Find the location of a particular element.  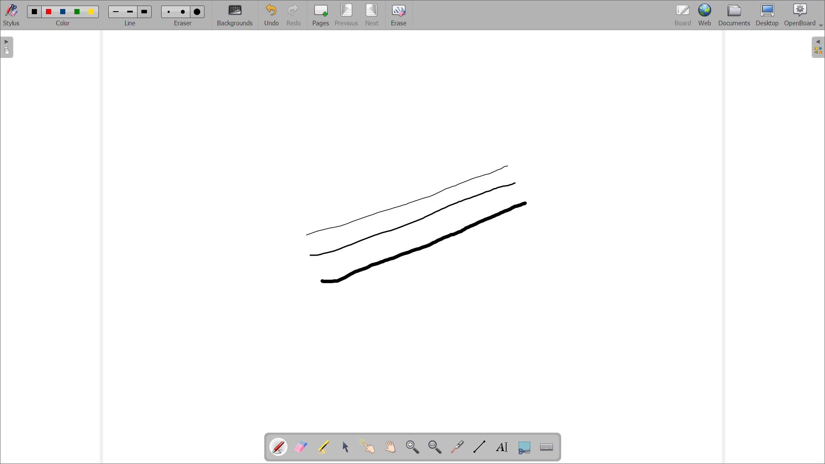

line width size is located at coordinates (131, 12).